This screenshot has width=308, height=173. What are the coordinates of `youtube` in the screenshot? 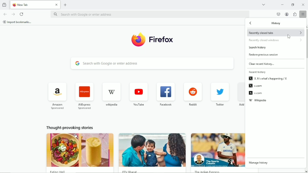 It's located at (138, 105).